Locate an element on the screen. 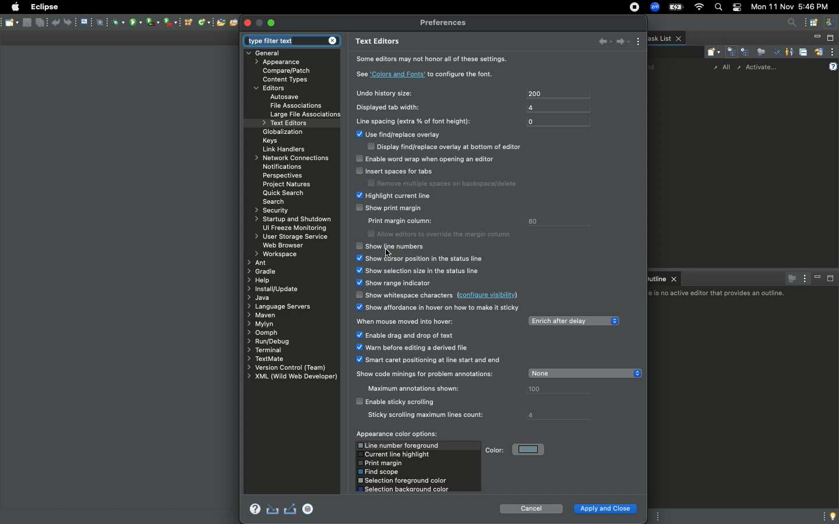  New task is located at coordinates (711, 51).